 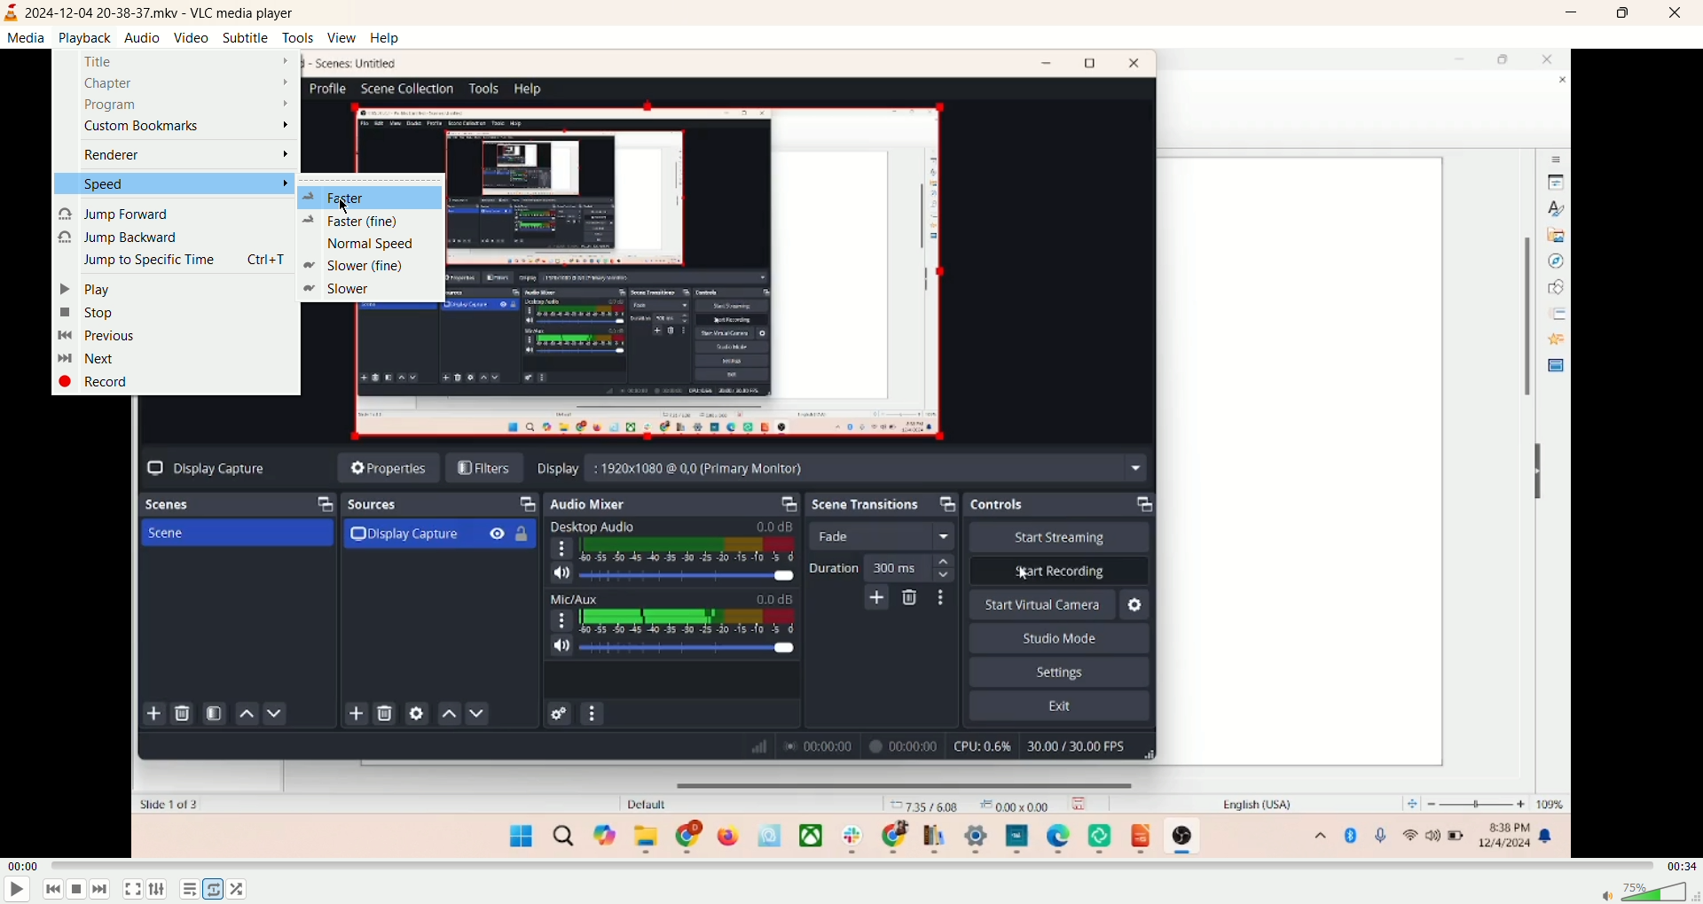 I want to click on previous, so click(x=52, y=893).